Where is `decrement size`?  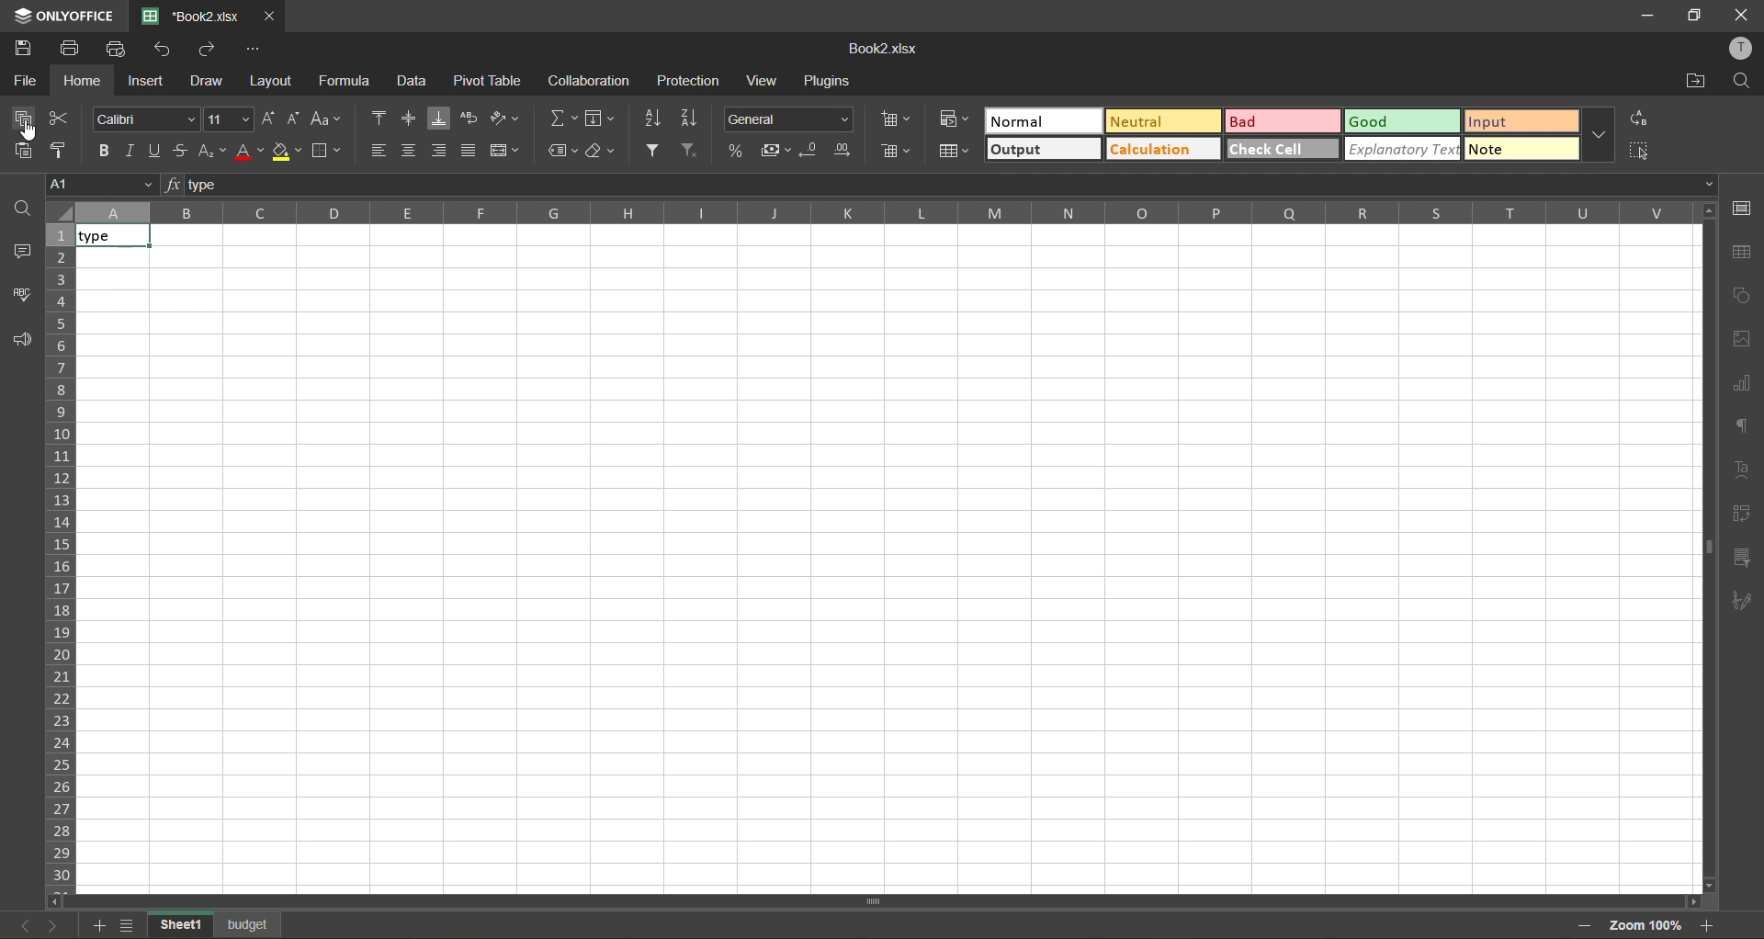 decrement size is located at coordinates (297, 119).